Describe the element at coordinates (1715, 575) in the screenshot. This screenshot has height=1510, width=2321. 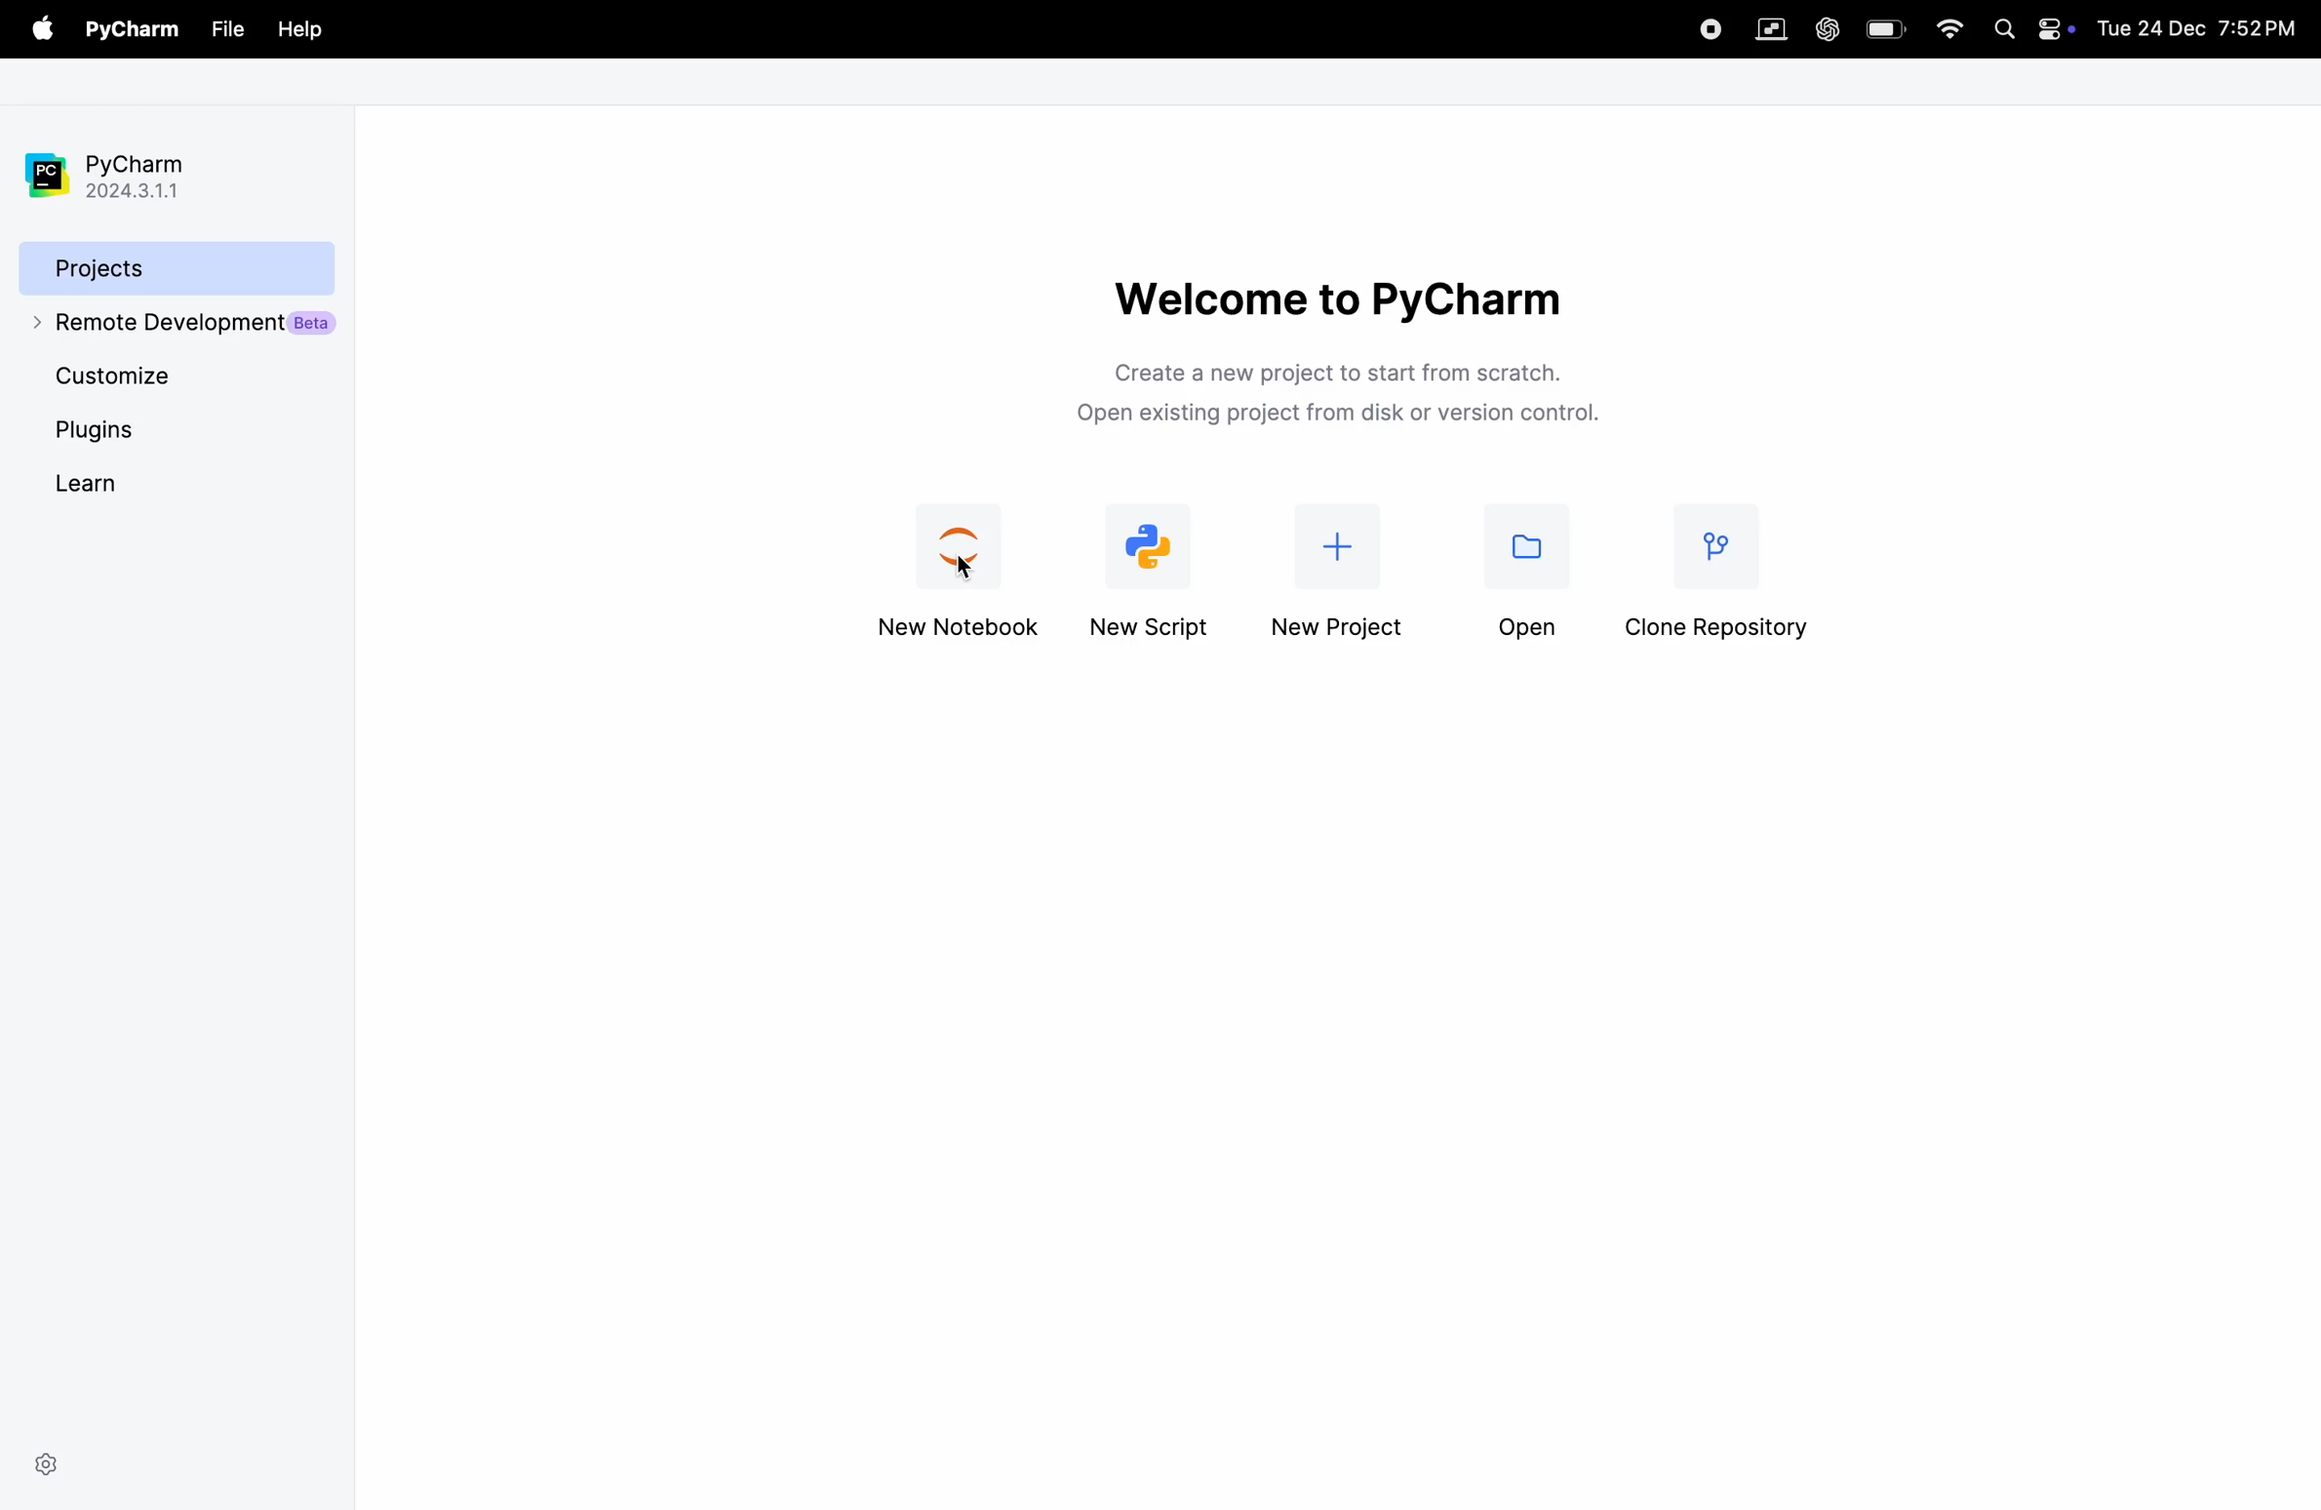
I see `clone repository` at that location.